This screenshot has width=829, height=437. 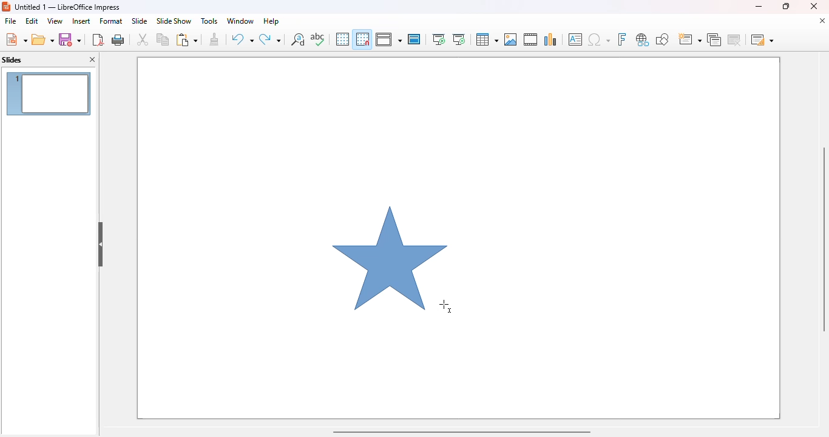 I want to click on redo, so click(x=270, y=39).